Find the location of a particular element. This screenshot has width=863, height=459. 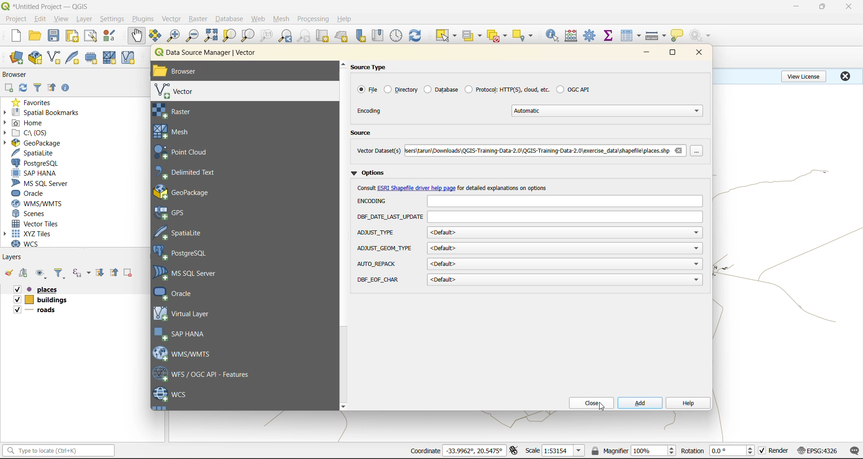

new spatial bookmark is located at coordinates (361, 36).